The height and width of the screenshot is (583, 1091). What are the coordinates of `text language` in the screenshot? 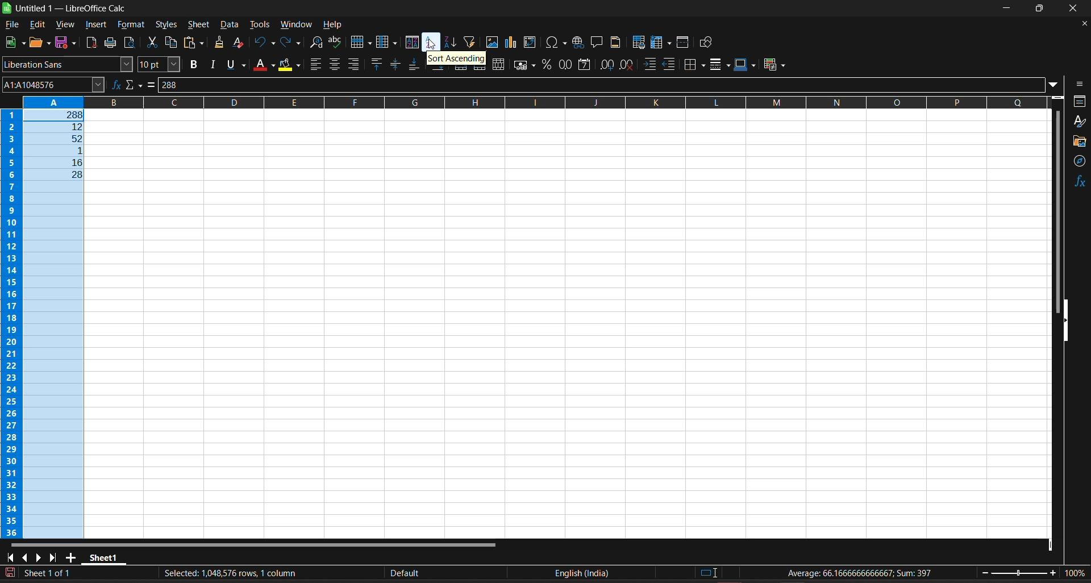 It's located at (582, 572).